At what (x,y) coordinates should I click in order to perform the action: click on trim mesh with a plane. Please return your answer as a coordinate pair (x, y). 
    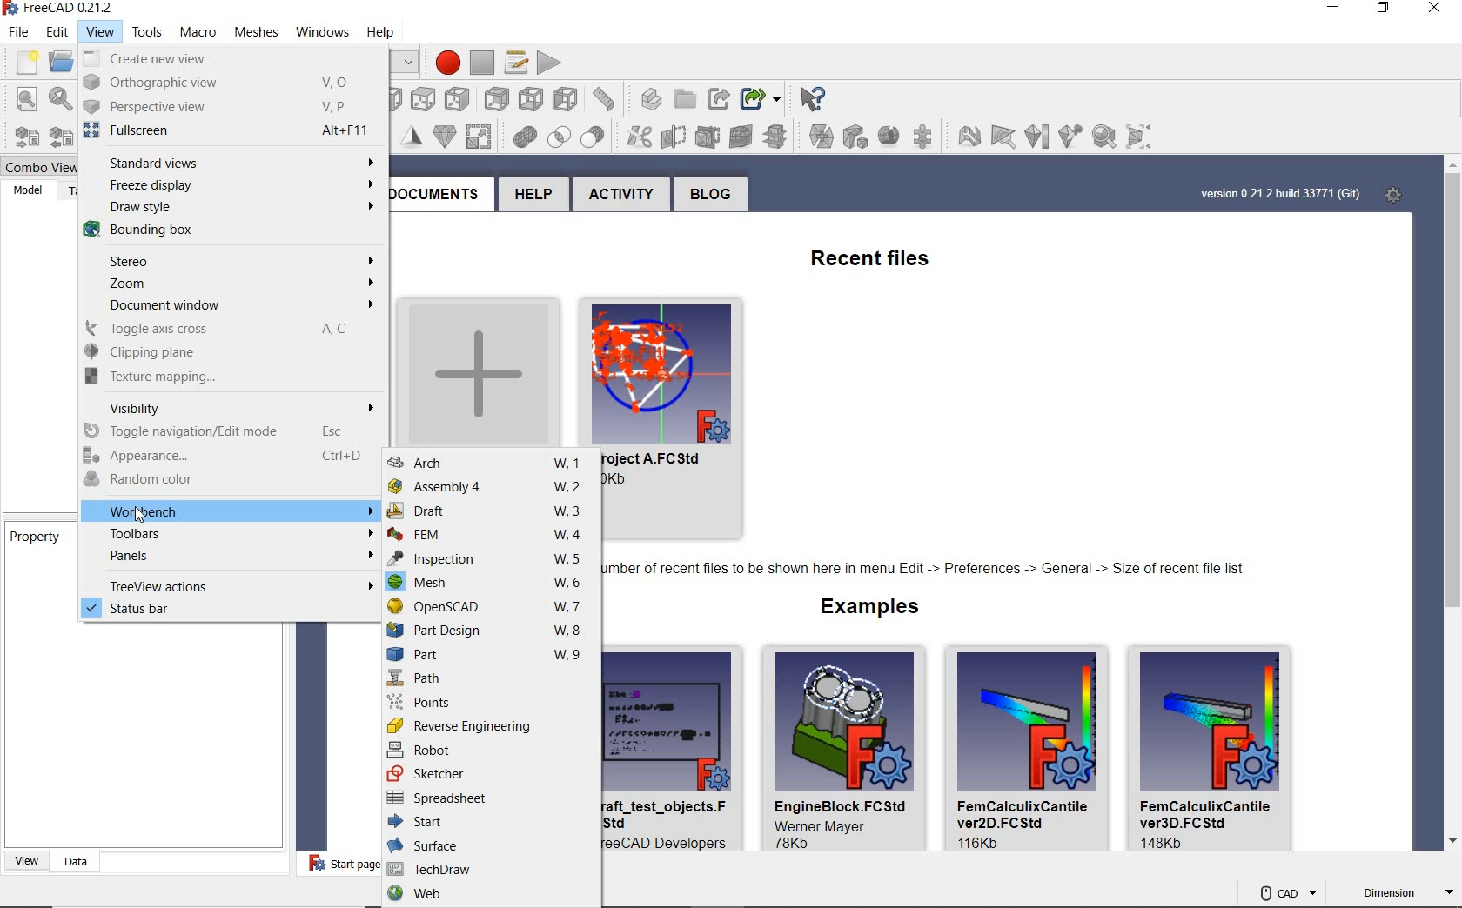
    Looking at the image, I should click on (677, 137).